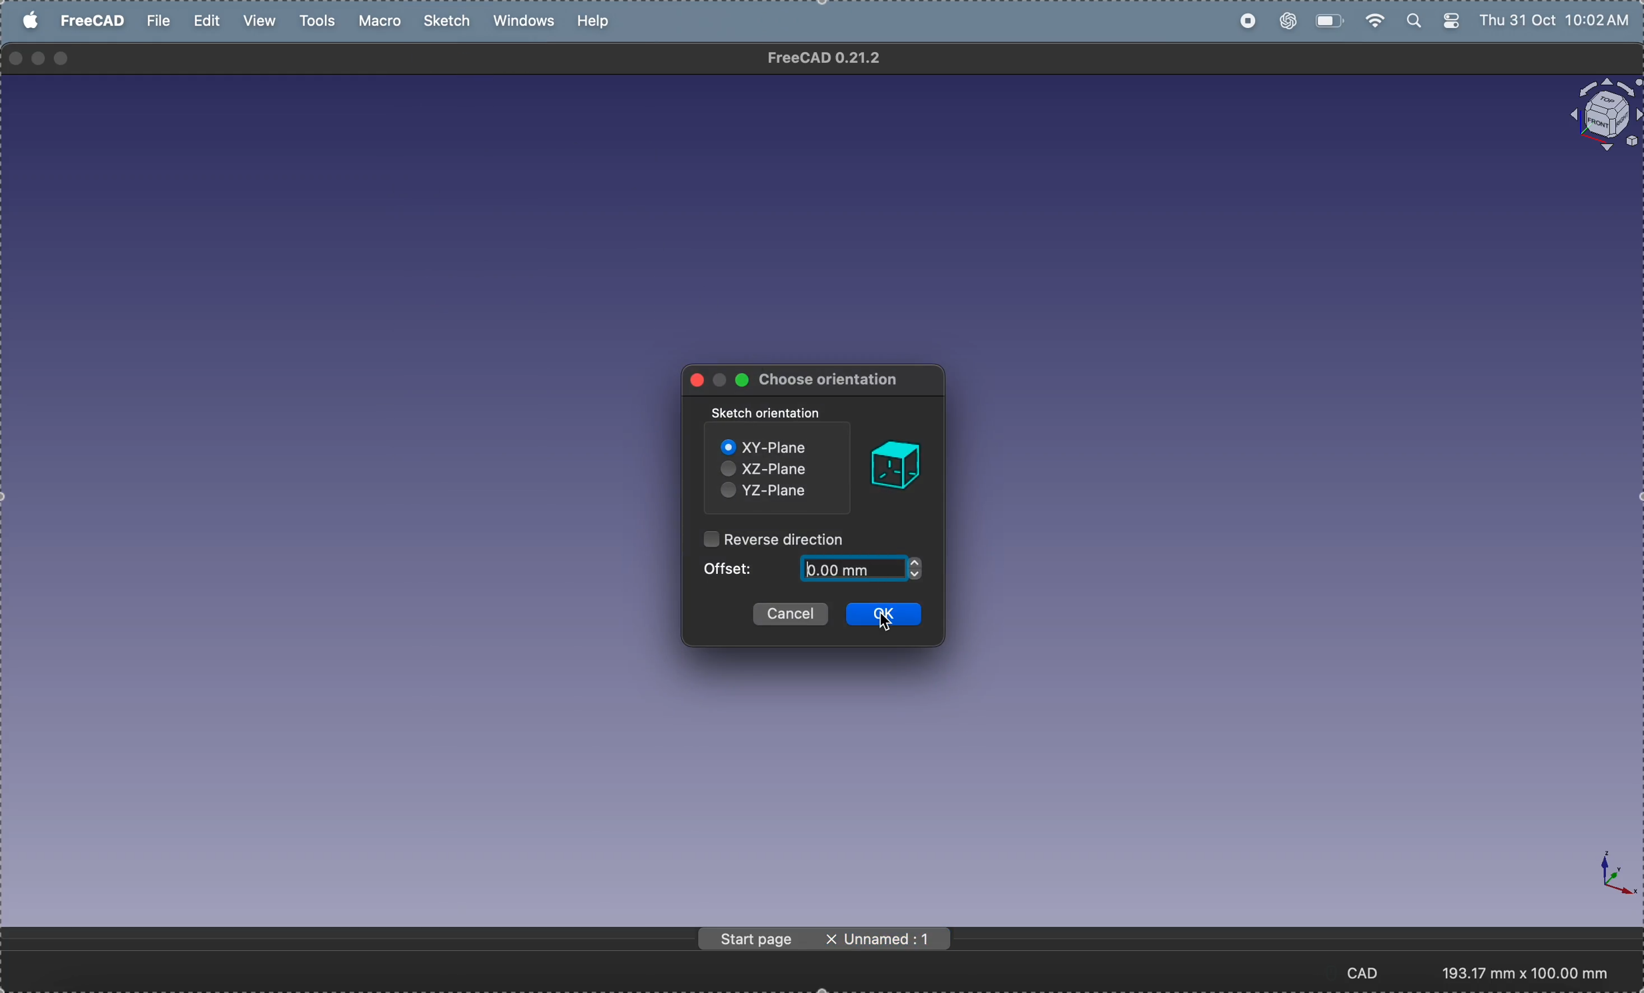 This screenshot has height=993, width=1644. I want to click on Checkbox, so click(725, 492).